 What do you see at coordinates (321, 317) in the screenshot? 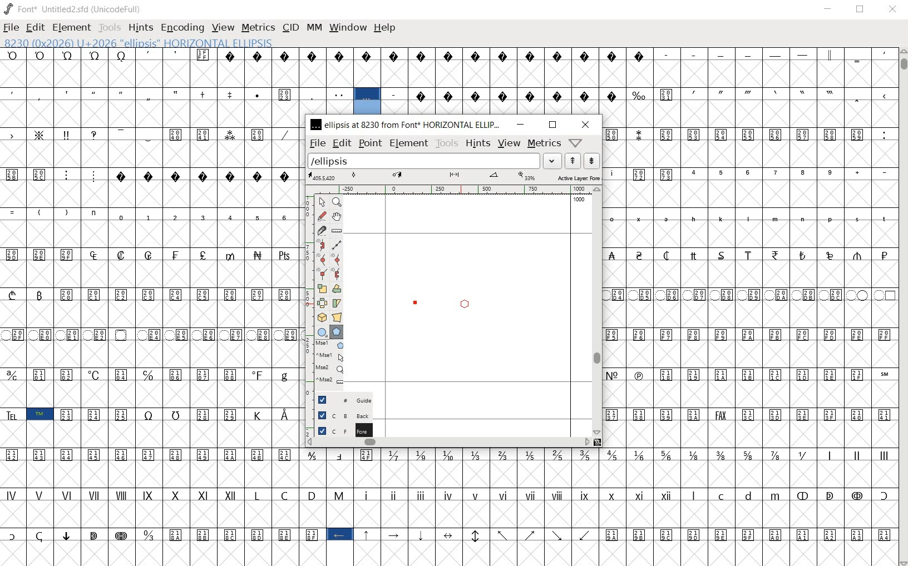
I see `rotate the selection in 3D and project back to plane` at bounding box center [321, 317].